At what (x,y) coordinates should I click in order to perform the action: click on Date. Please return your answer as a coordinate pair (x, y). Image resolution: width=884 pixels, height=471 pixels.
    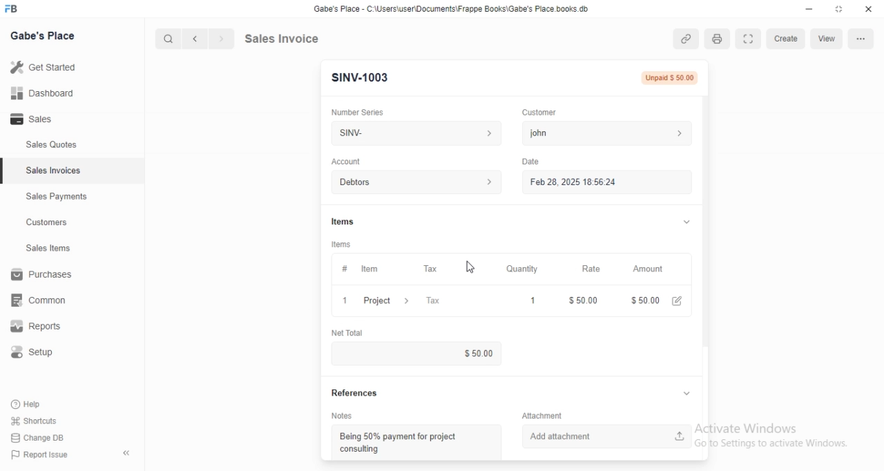
    Looking at the image, I should click on (530, 160).